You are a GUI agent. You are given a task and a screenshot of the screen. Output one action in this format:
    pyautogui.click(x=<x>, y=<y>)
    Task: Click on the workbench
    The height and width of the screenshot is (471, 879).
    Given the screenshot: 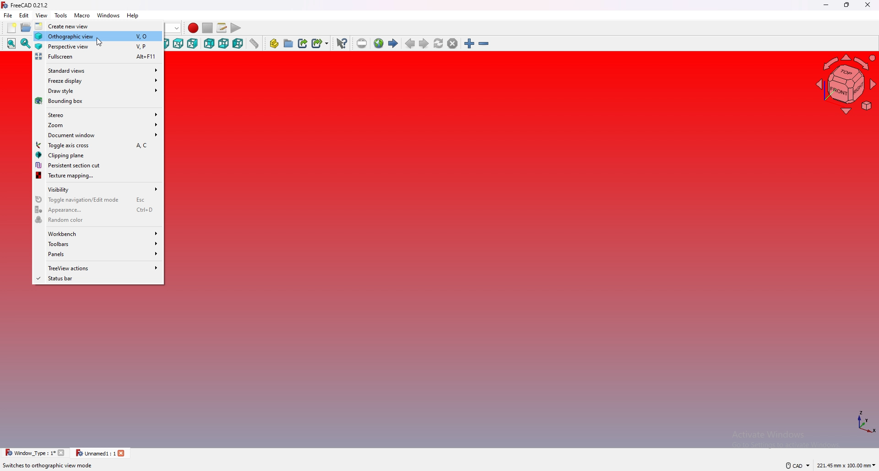 What is the action you would take?
    pyautogui.click(x=98, y=234)
    